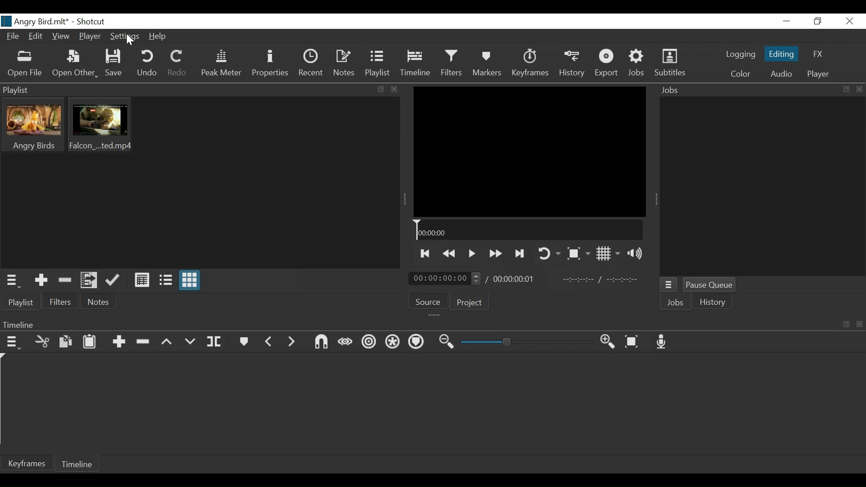 This screenshot has height=487, width=866. I want to click on View as Files, so click(165, 279).